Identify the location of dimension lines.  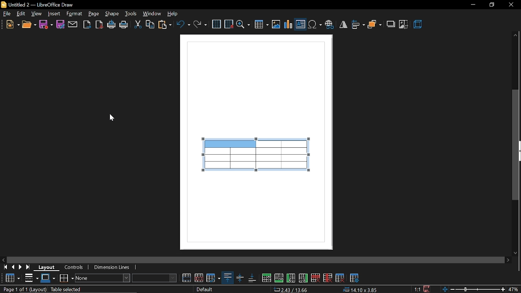
(114, 268).